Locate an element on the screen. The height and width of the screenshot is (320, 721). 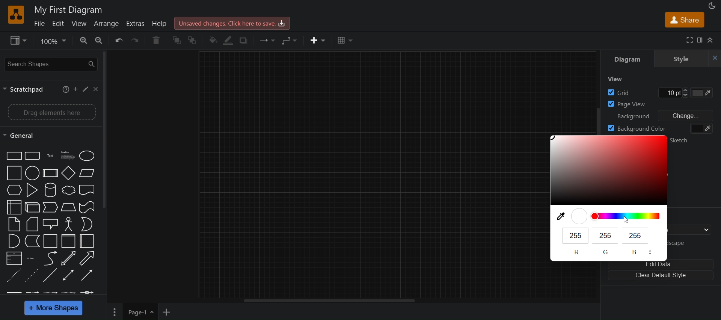
close is located at coordinates (714, 58).